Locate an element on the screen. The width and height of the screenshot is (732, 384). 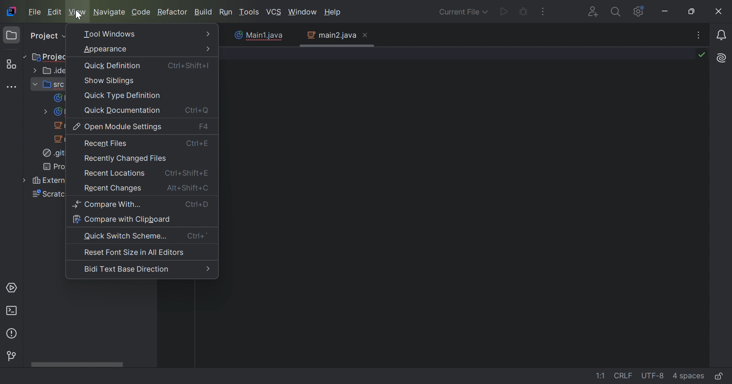
Project.iml is located at coordinates (54, 166).